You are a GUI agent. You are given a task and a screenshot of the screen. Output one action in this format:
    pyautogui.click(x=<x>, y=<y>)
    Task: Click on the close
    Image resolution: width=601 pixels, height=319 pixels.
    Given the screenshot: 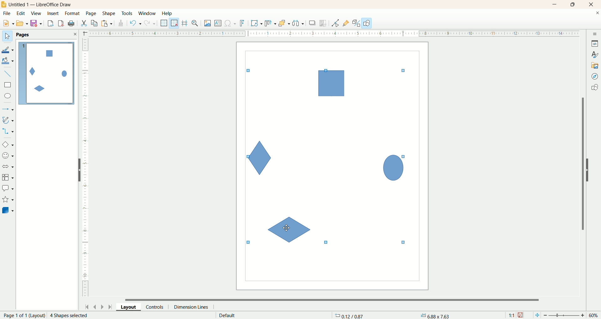 What is the action you would take?
    pyautogui.click(x=597, y=14)
    